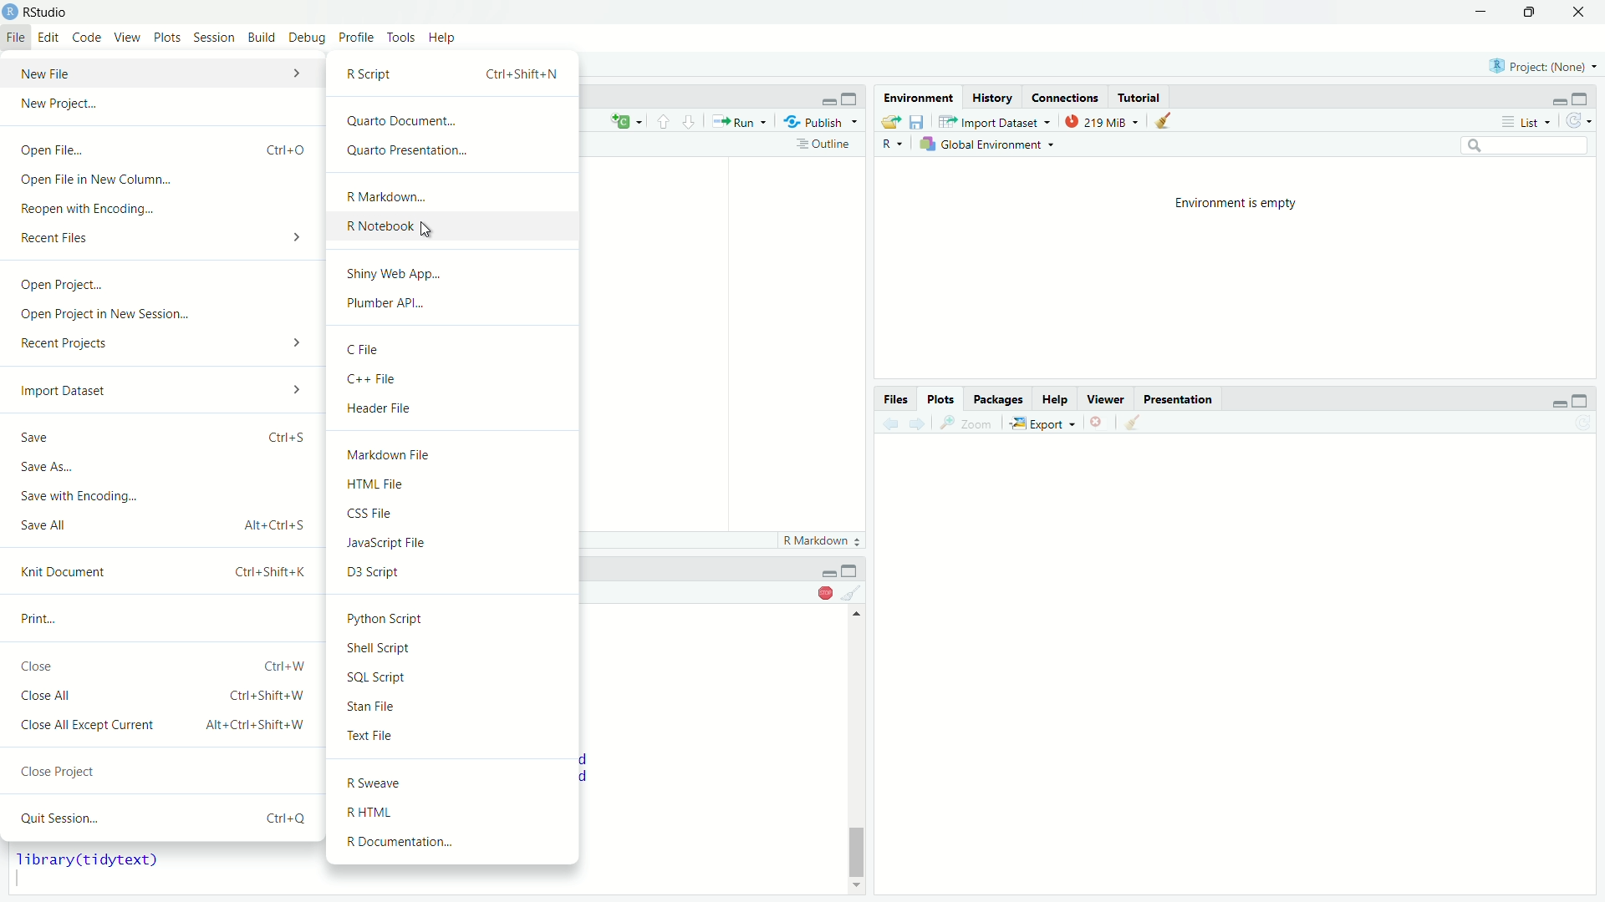 The image size is (1605, 902). I want to click on help, so click(1055, 400).